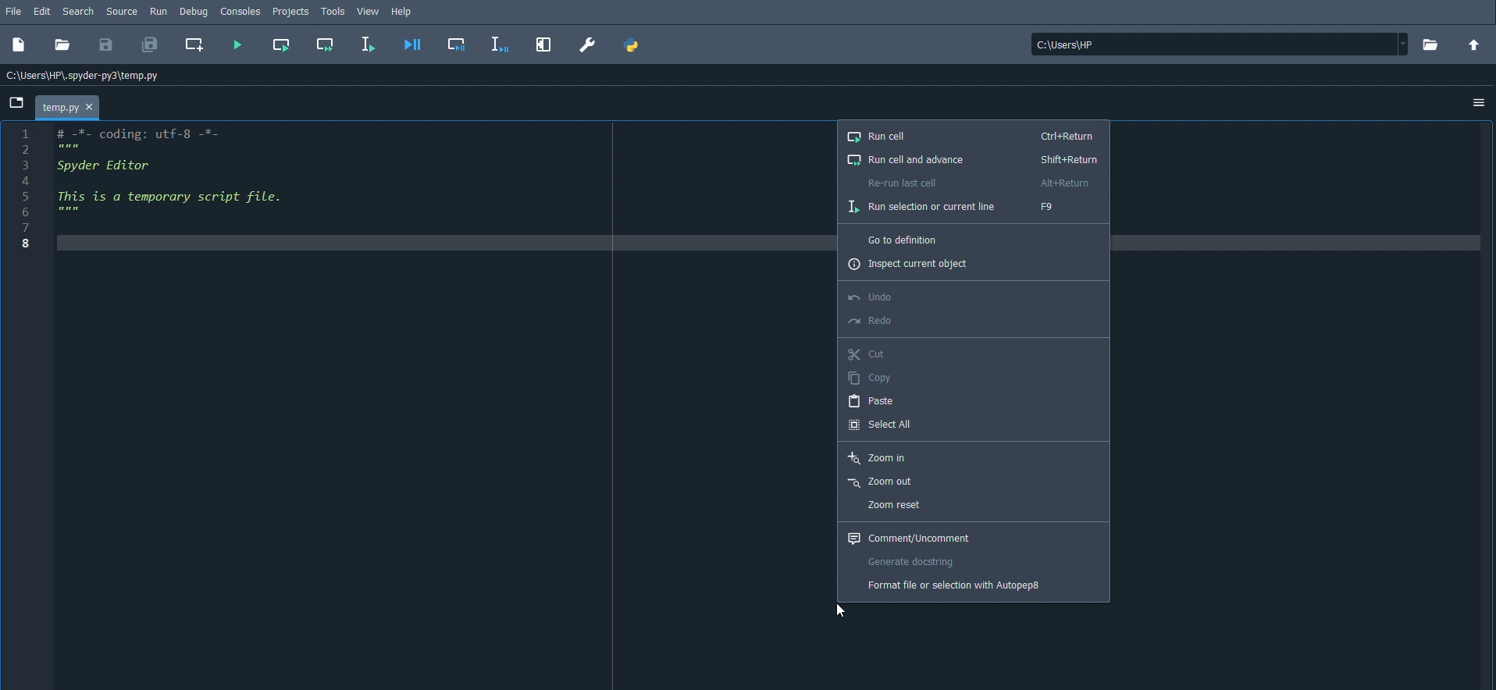 The height and width of the screenshot is (690, 1496). Describe the element at coordinates (83, 76) in the screenshot. I see `C:\Users\HP\.spyder-py3\temp.py` at that location.